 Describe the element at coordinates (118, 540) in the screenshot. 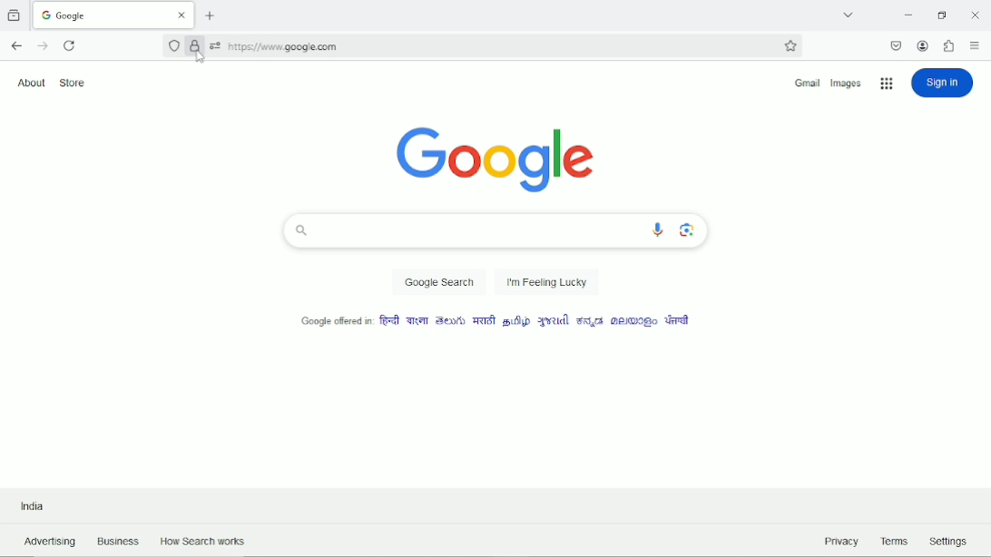

I see `Business` at that location.